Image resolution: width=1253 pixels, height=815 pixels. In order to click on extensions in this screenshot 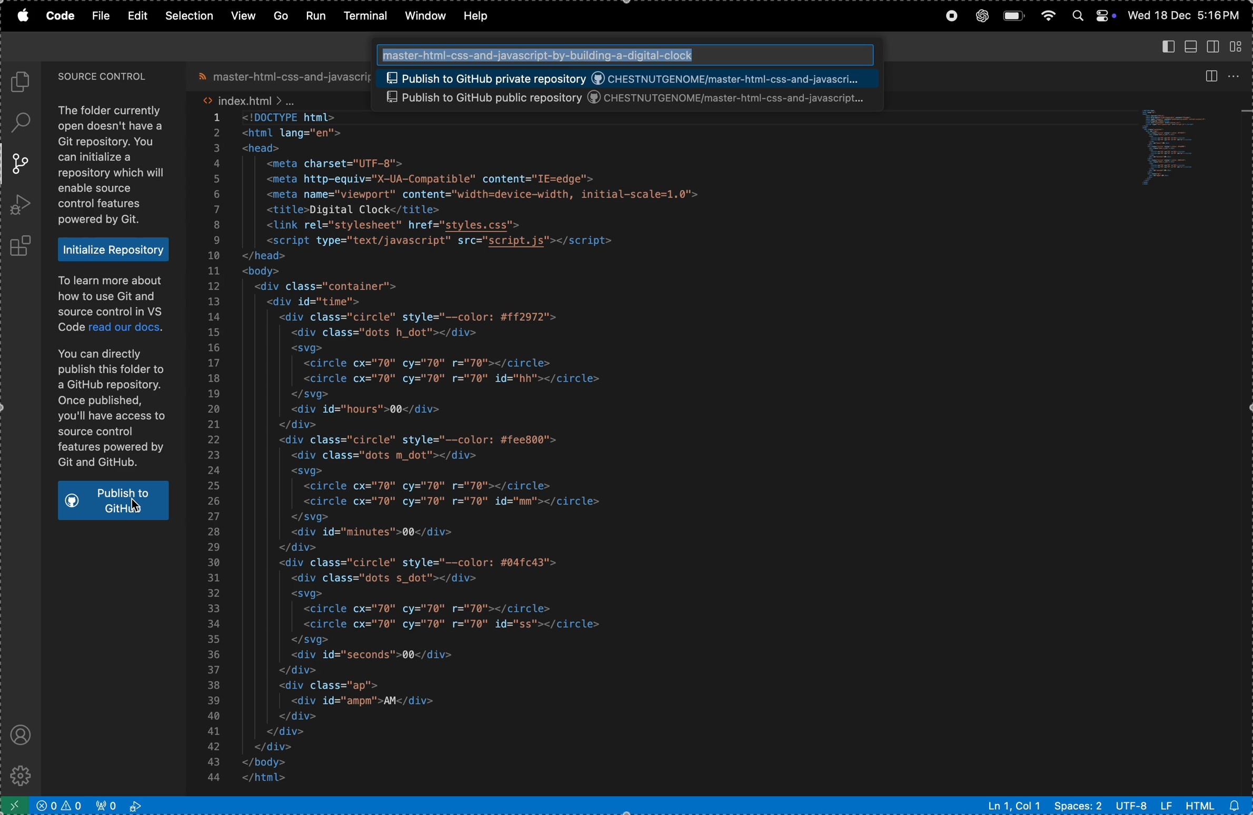, I will do `click(25, 243)`.